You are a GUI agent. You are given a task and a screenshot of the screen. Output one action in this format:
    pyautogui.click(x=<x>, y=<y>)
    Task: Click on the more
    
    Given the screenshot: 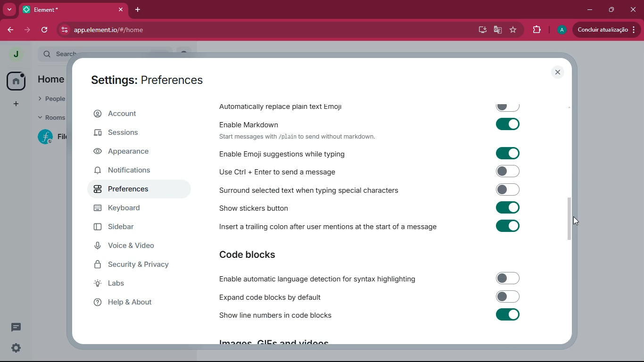 What is the action you would take?
    pyautogui.click(x=10, y=9)
    